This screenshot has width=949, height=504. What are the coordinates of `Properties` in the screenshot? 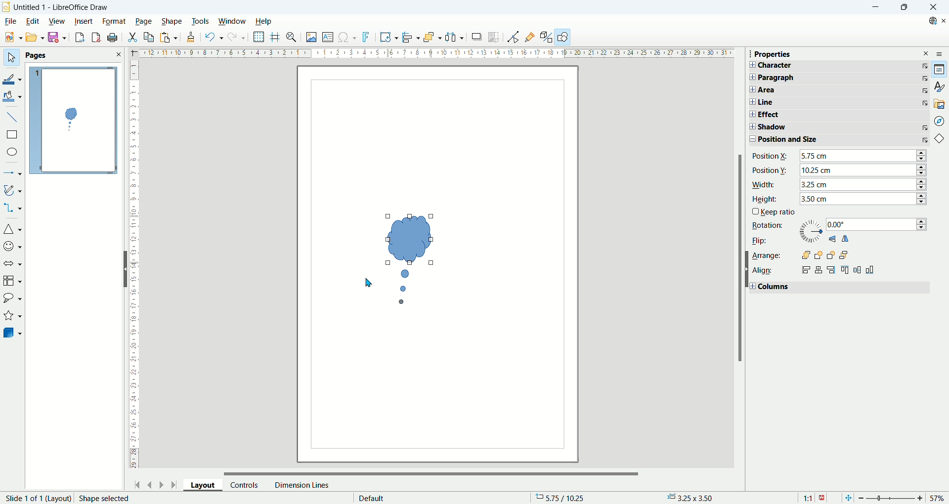 It's located at (773, 54).